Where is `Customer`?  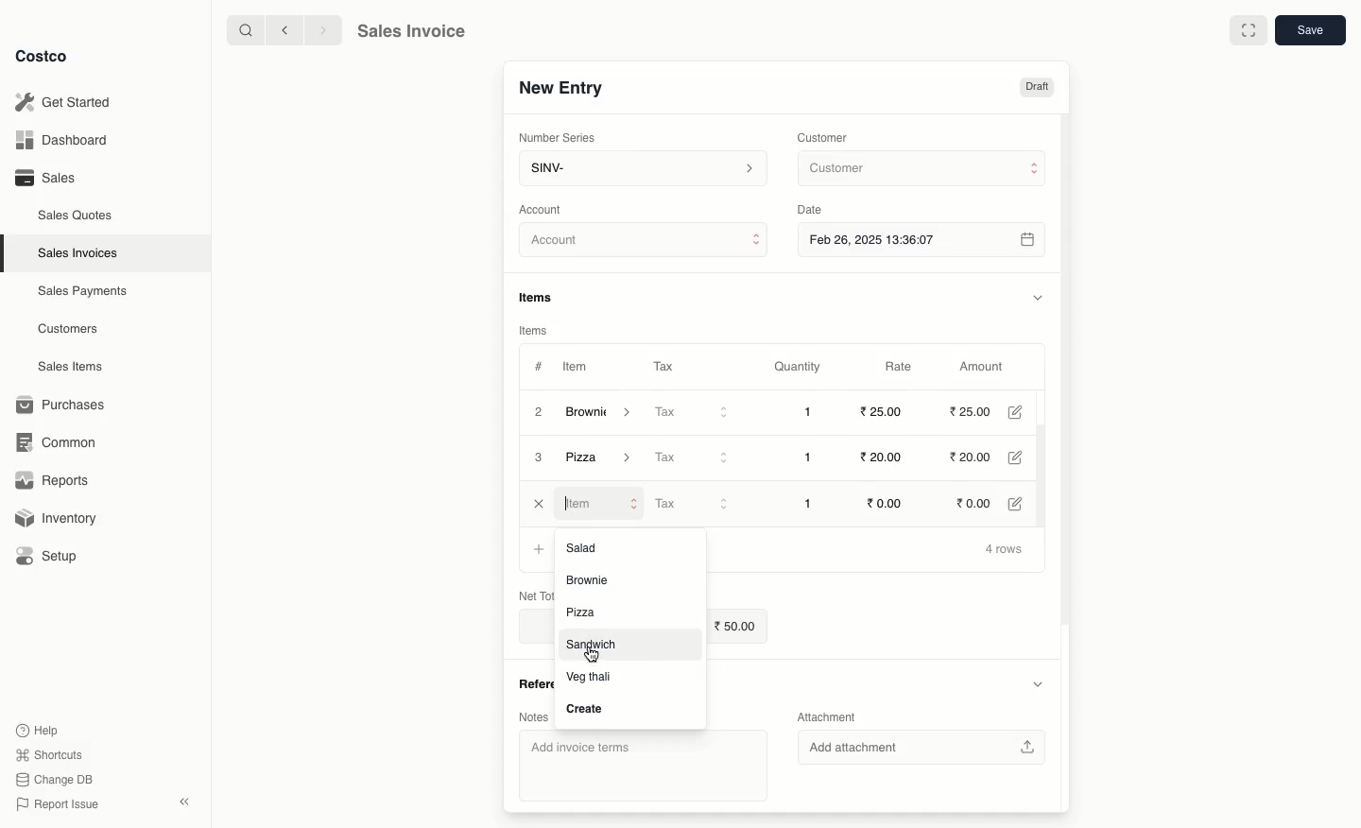 Customer is located at coordinates (825, 136).